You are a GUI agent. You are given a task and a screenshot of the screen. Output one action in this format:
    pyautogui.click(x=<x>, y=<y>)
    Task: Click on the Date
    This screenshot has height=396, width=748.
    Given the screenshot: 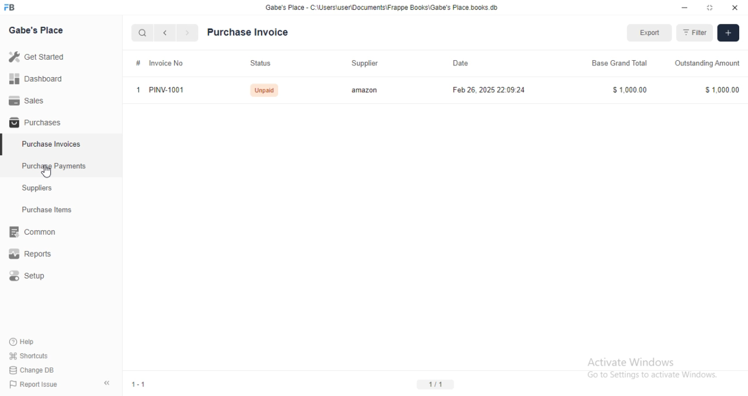 What is the action you would take?
    pyautogui.click(x=460, y=63)
    